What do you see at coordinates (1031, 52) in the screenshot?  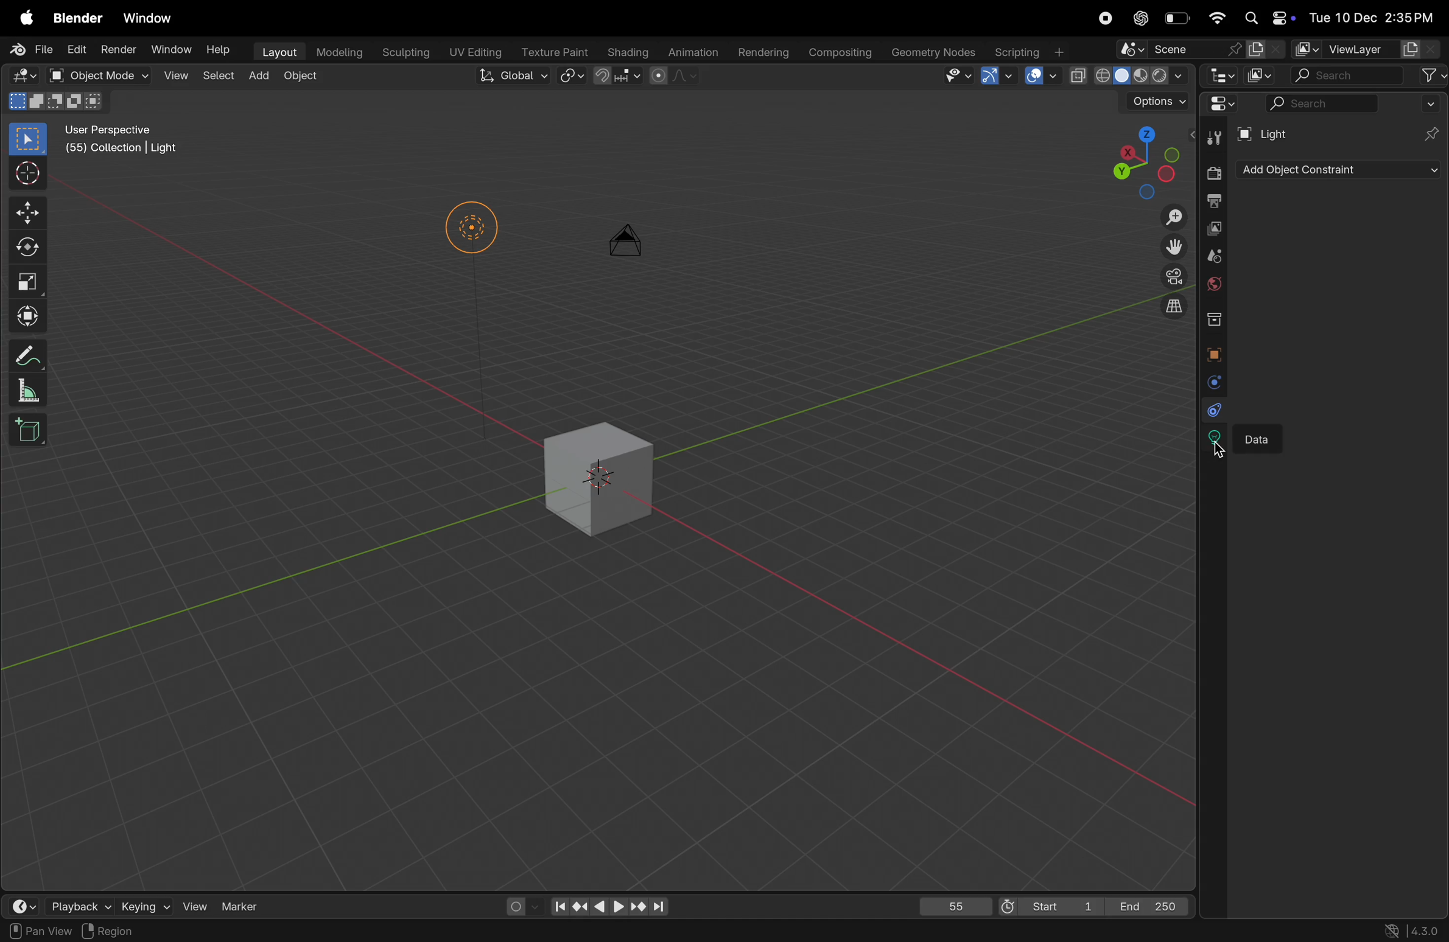 I see `scripting` at bounding box center [1031, 52].